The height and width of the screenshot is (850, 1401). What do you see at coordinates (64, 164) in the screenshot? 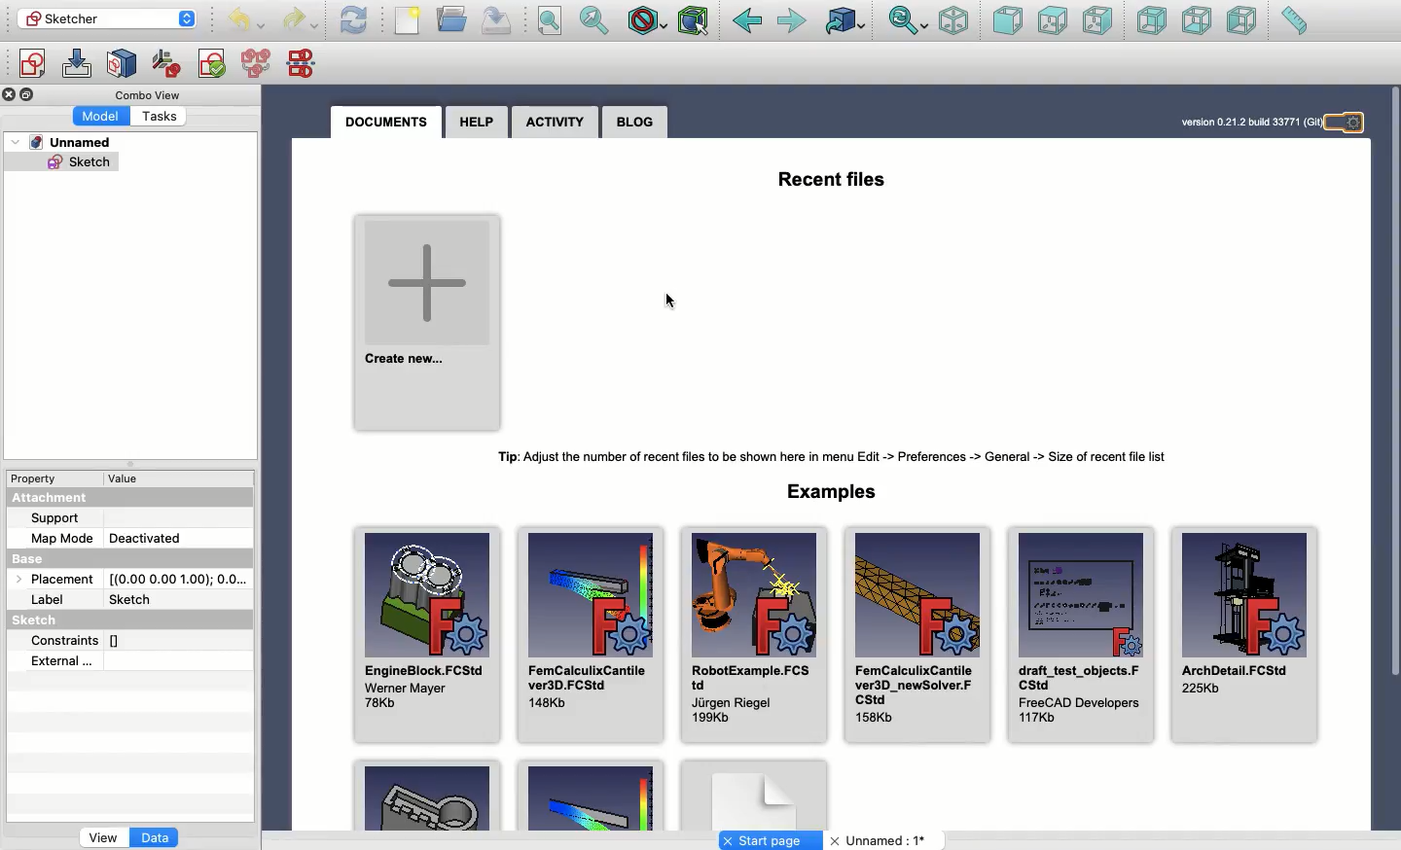
I see `Sketch` at bounding box center [64, 164].